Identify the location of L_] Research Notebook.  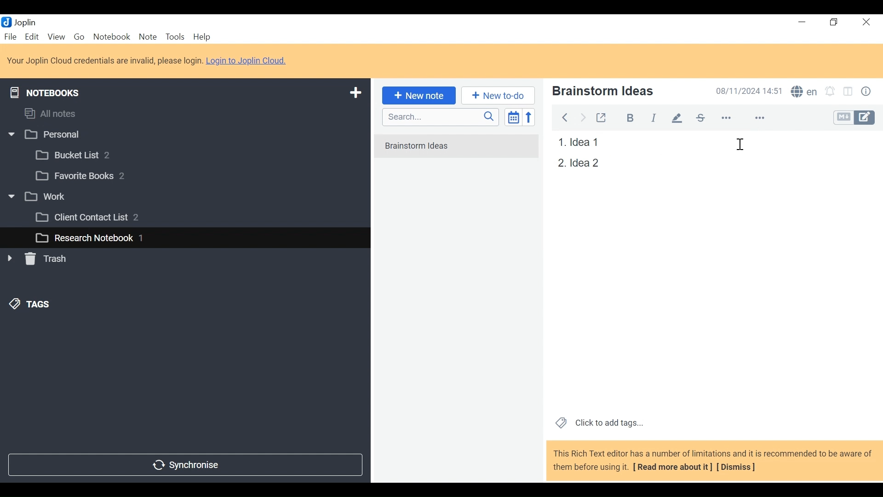
(84, 238).